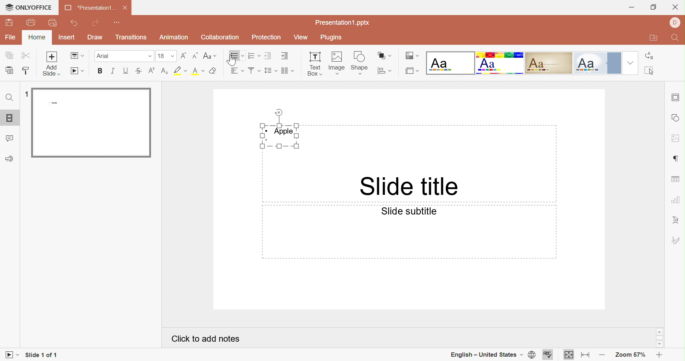 The width and height of the screenshot is (685, 361). Describe the element at coordinates (677, 23) in the screenshot. I see `DELL` at that location.